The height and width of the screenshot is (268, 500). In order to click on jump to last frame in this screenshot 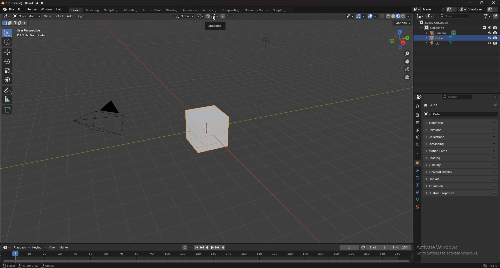, I will do `click(223, 247)`.